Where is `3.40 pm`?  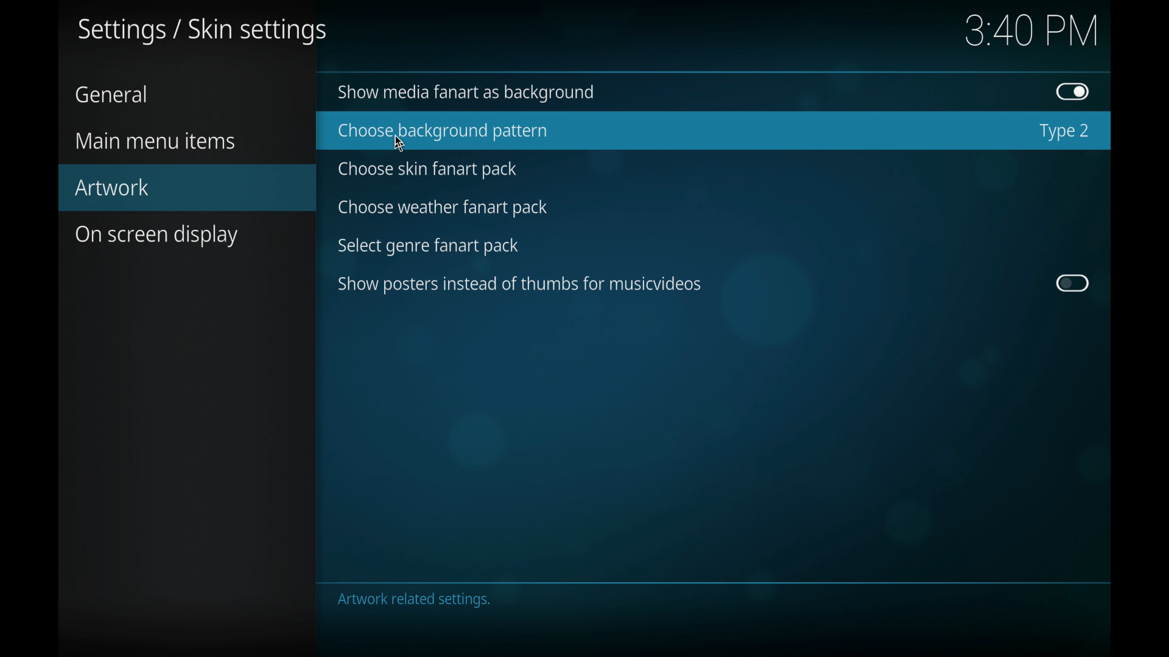 3.40 pm is located at coordinates (1033, 30).